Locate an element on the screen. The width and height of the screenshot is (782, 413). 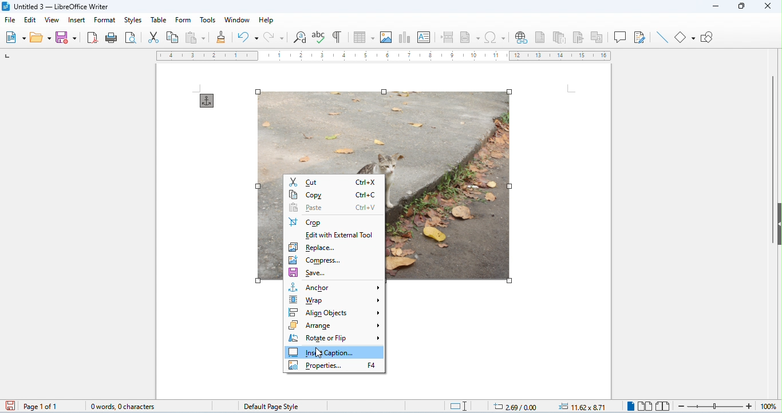
cut is located at coordinates (334, 181).